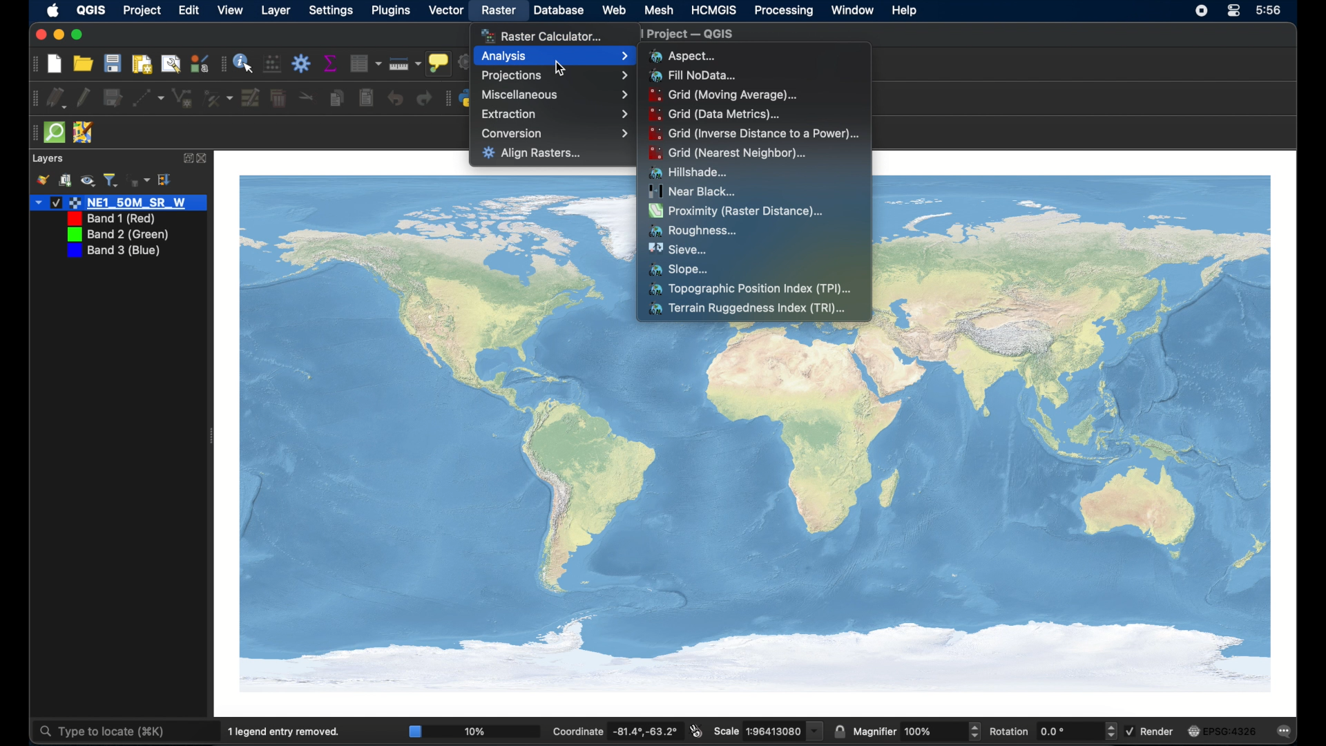  I want to click on drag handle, so click(447, 98).